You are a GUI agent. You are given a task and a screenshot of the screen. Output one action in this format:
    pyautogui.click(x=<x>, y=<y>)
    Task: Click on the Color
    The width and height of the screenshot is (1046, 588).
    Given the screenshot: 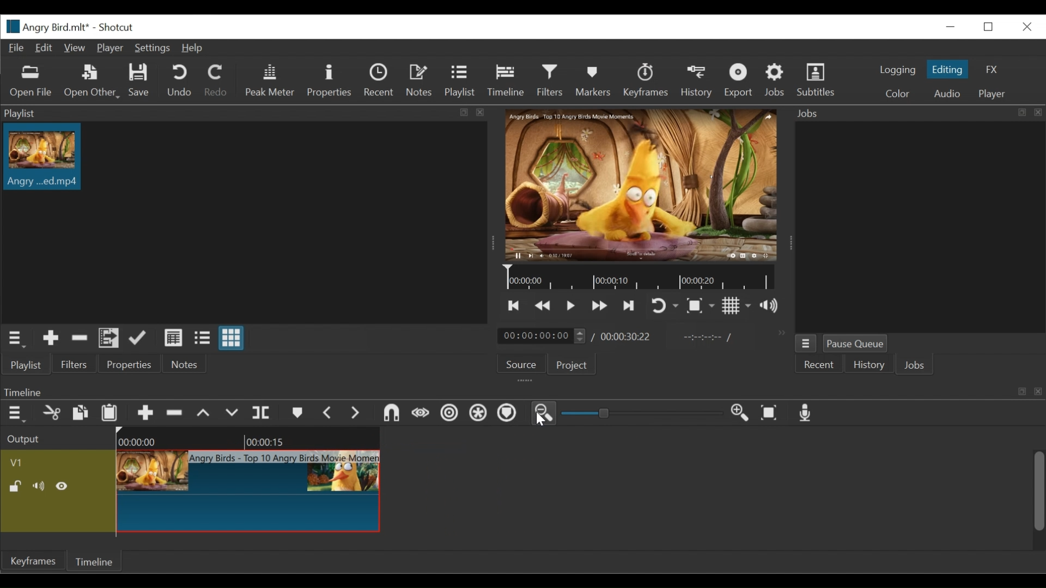 What is the action you would take?
    pyautogui.click(x=901, y=93)
    